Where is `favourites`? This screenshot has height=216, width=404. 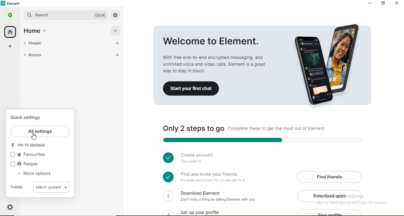 favourites is located at coordinates (29, 155).